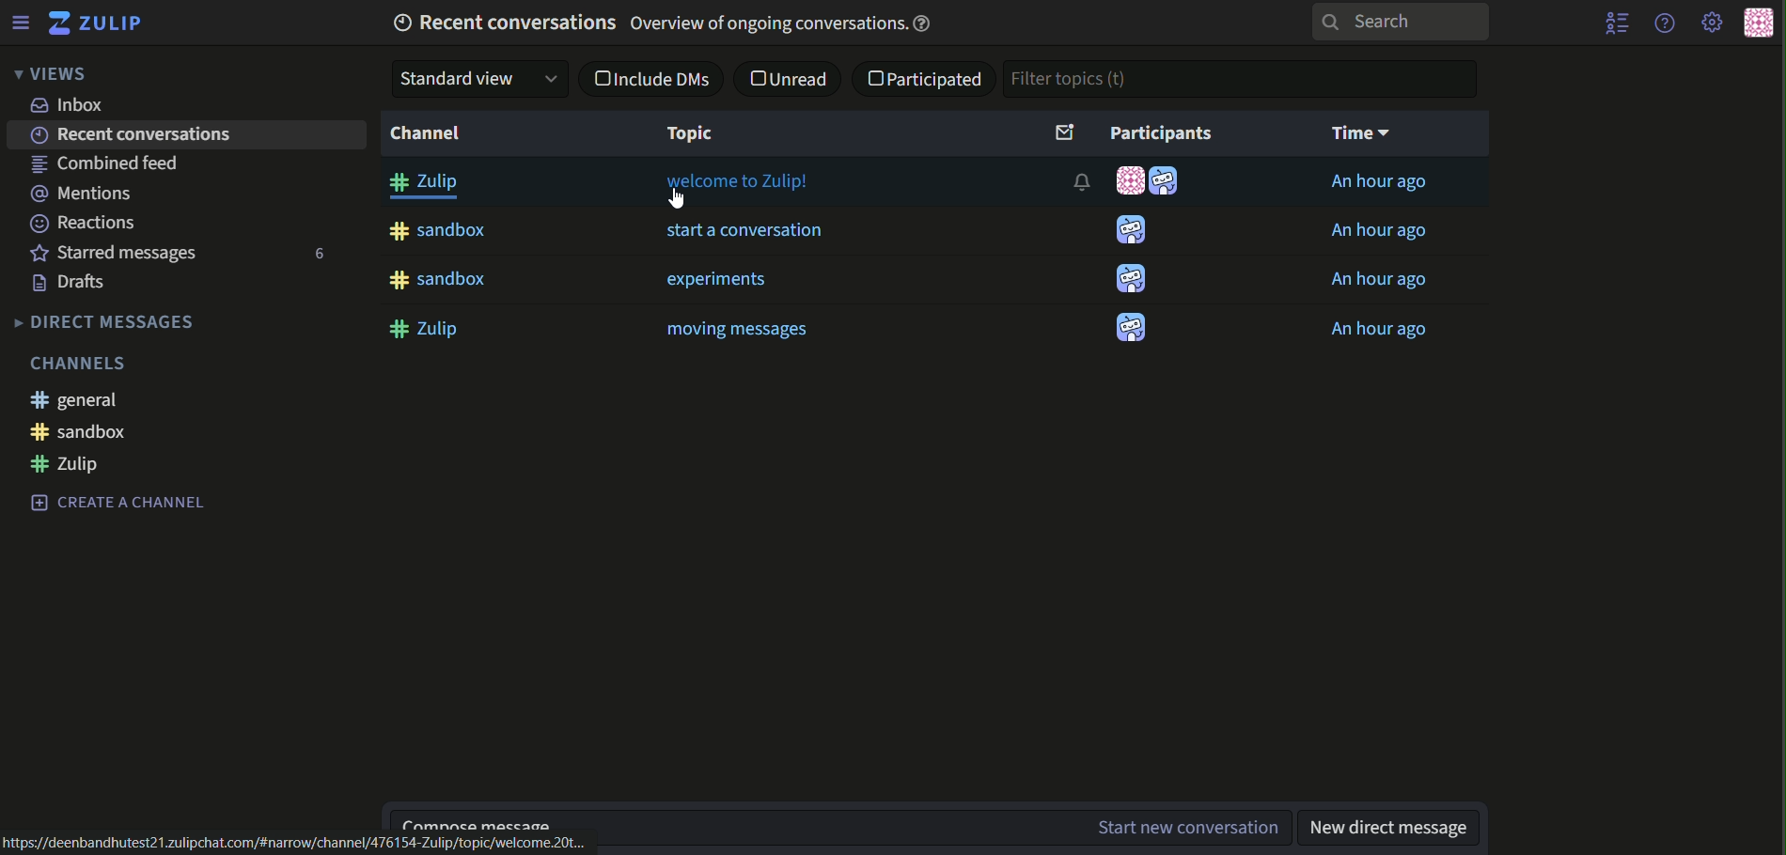  Describe the element at coordinates (1714, 23) in the screenshot. I see `main menu` at that location.